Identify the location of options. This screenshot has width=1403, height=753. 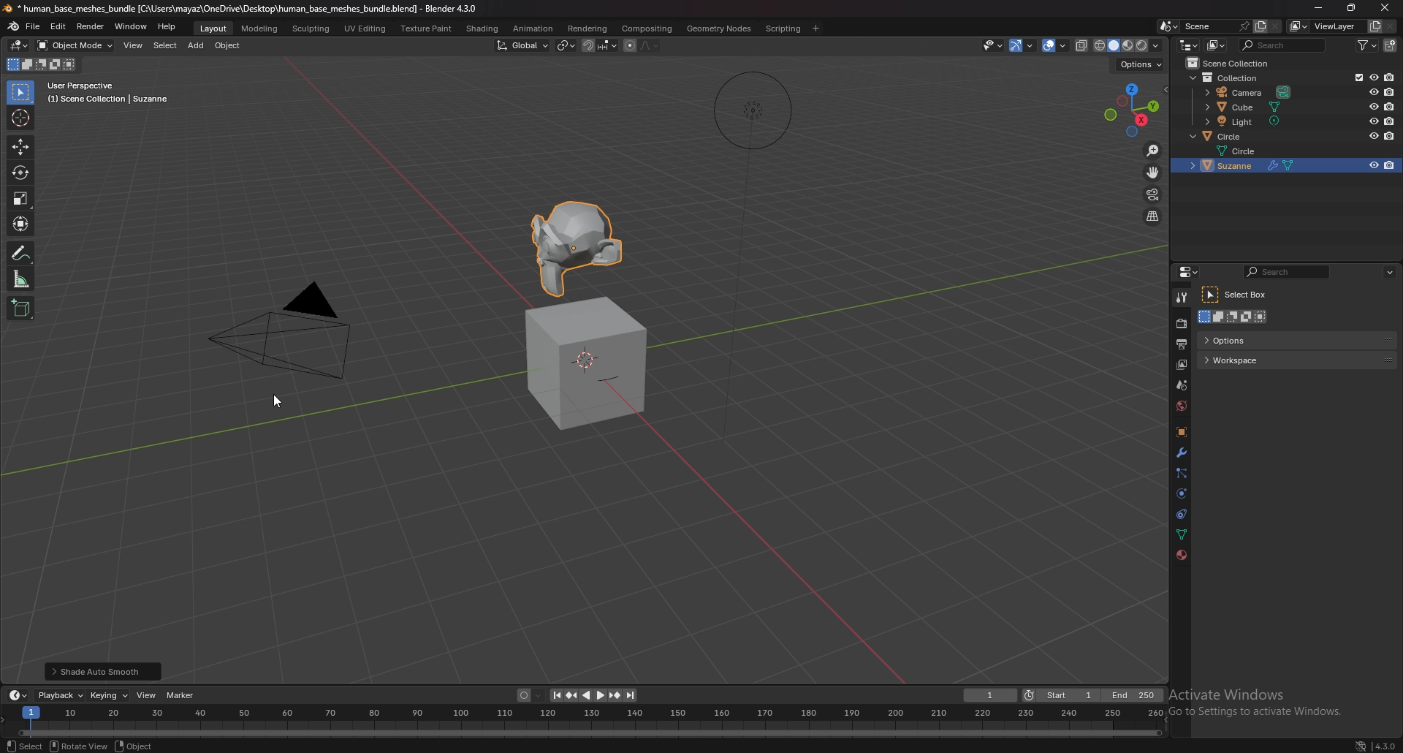
(1141, 64).